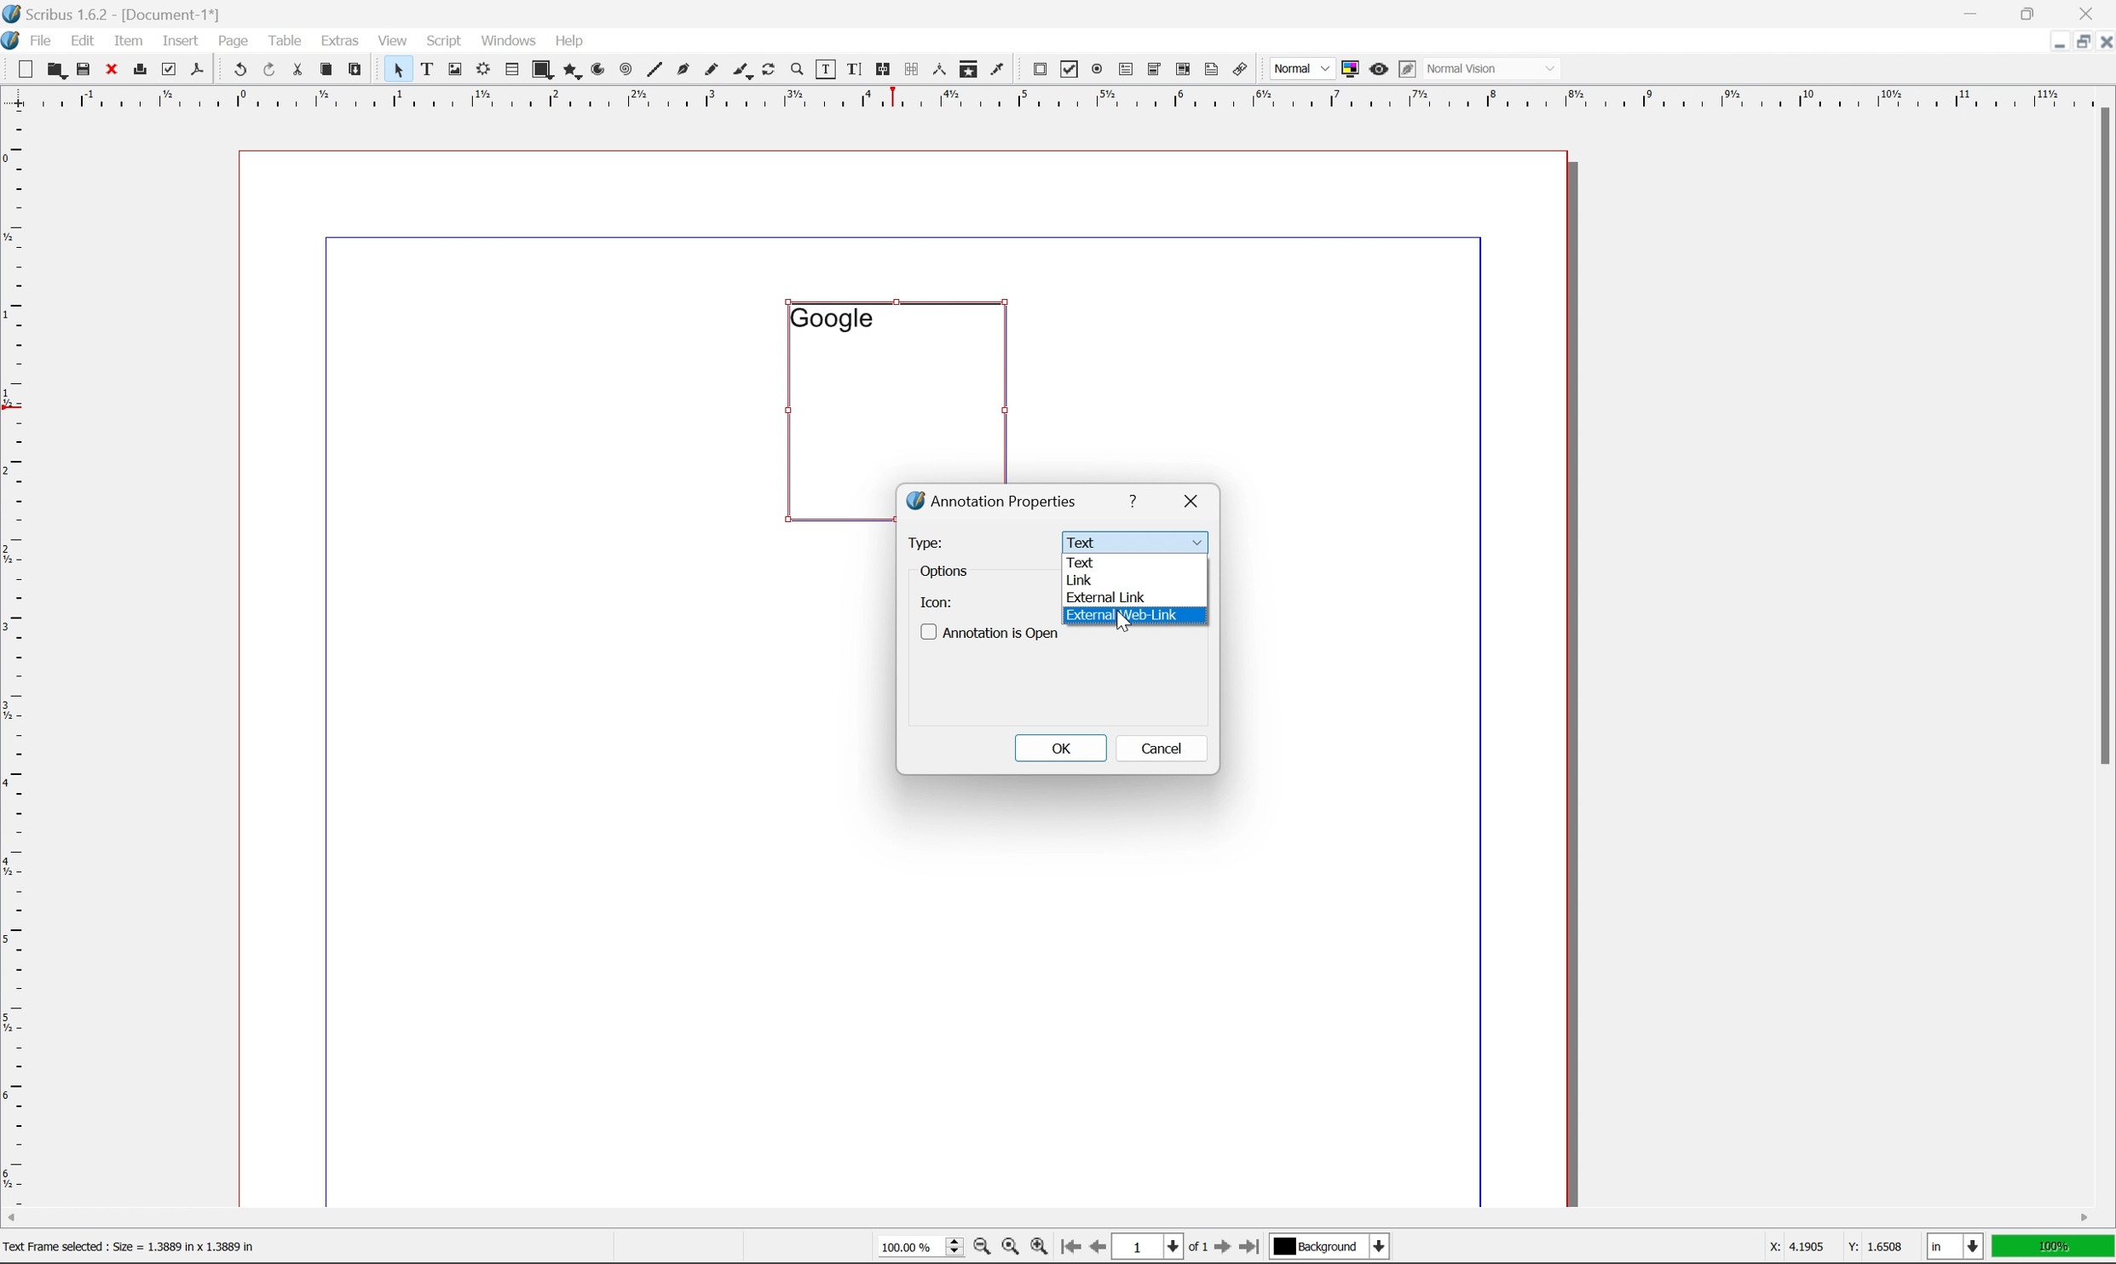  I want to click on zoom to 100%, so click(1009, 1250).